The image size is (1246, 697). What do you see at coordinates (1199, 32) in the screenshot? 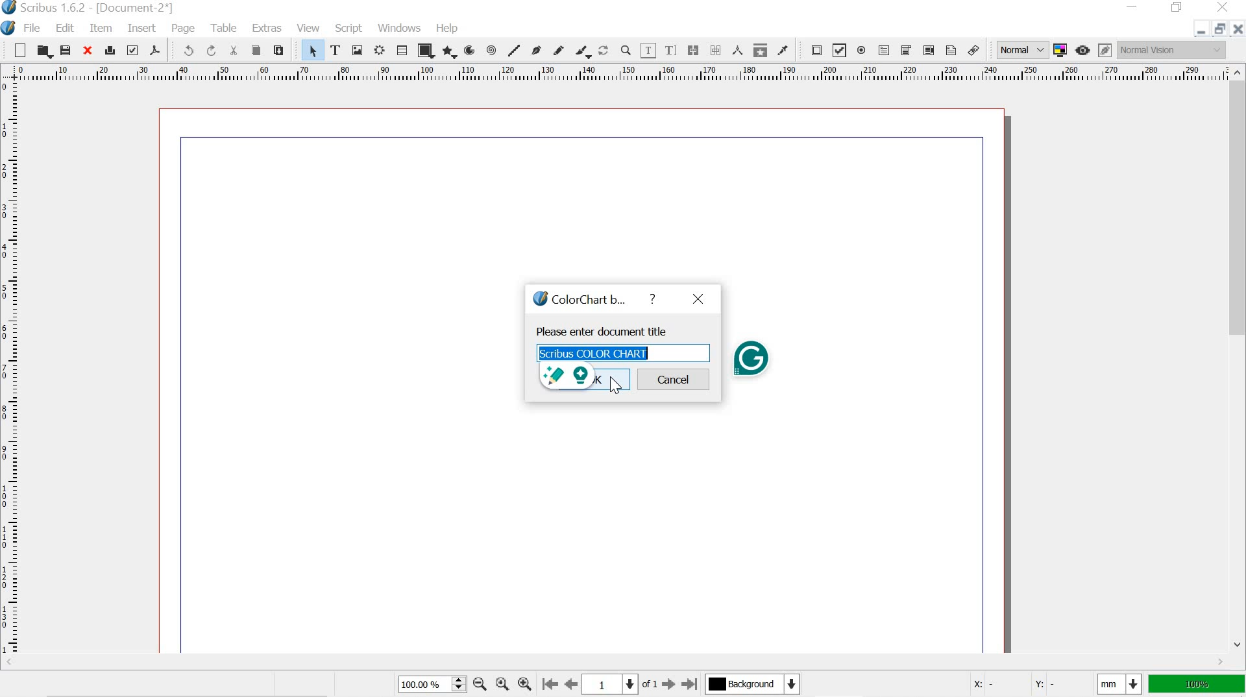
I see `minimize` at bounding box center [1199, 32].